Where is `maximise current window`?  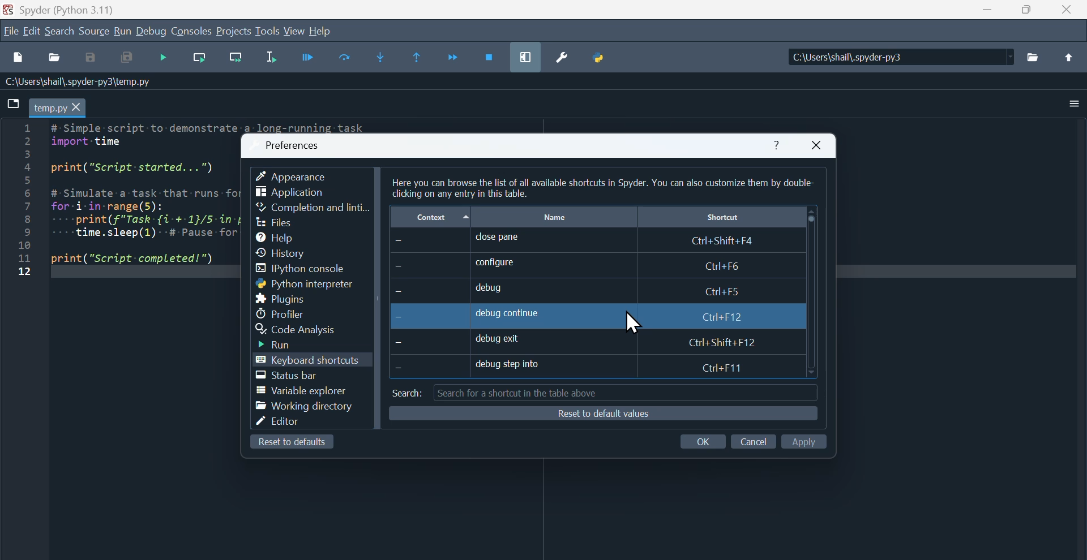 maximise current window is located at coordinates (525, 55).